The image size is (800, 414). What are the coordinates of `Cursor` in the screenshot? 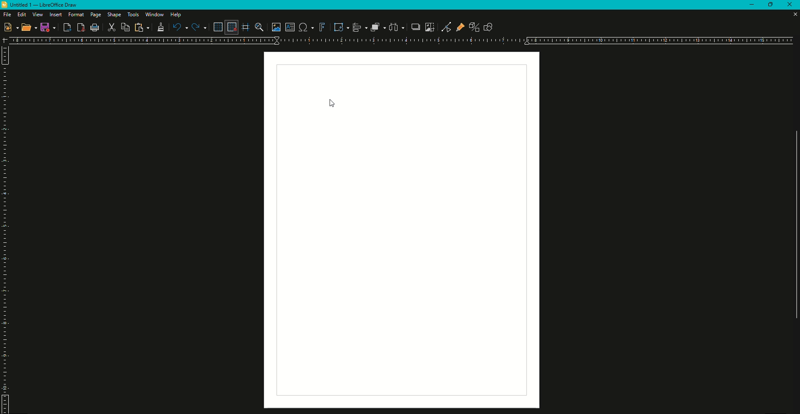 It's located at (332, 105).